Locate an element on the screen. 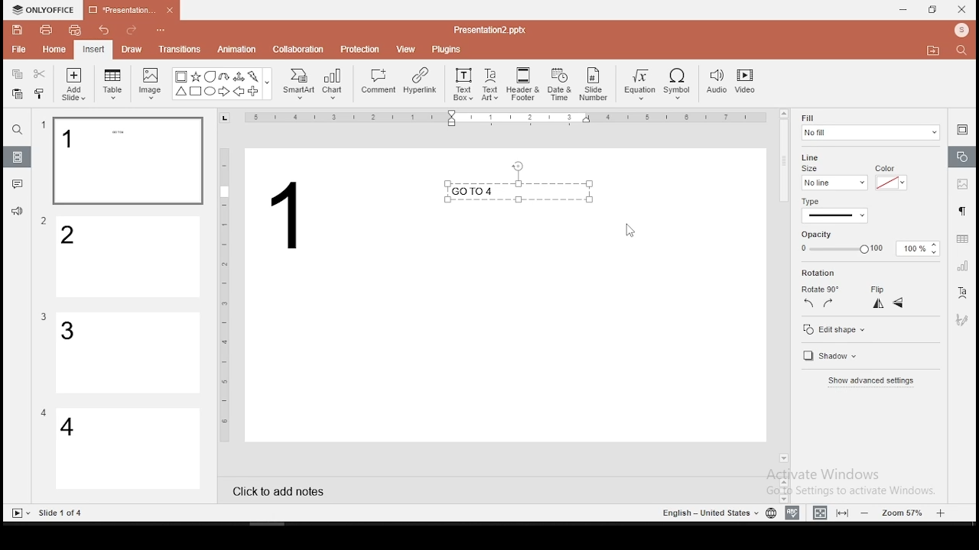 This screenshot has width=979, height=550. Plus is located at coordinates (254, 92).